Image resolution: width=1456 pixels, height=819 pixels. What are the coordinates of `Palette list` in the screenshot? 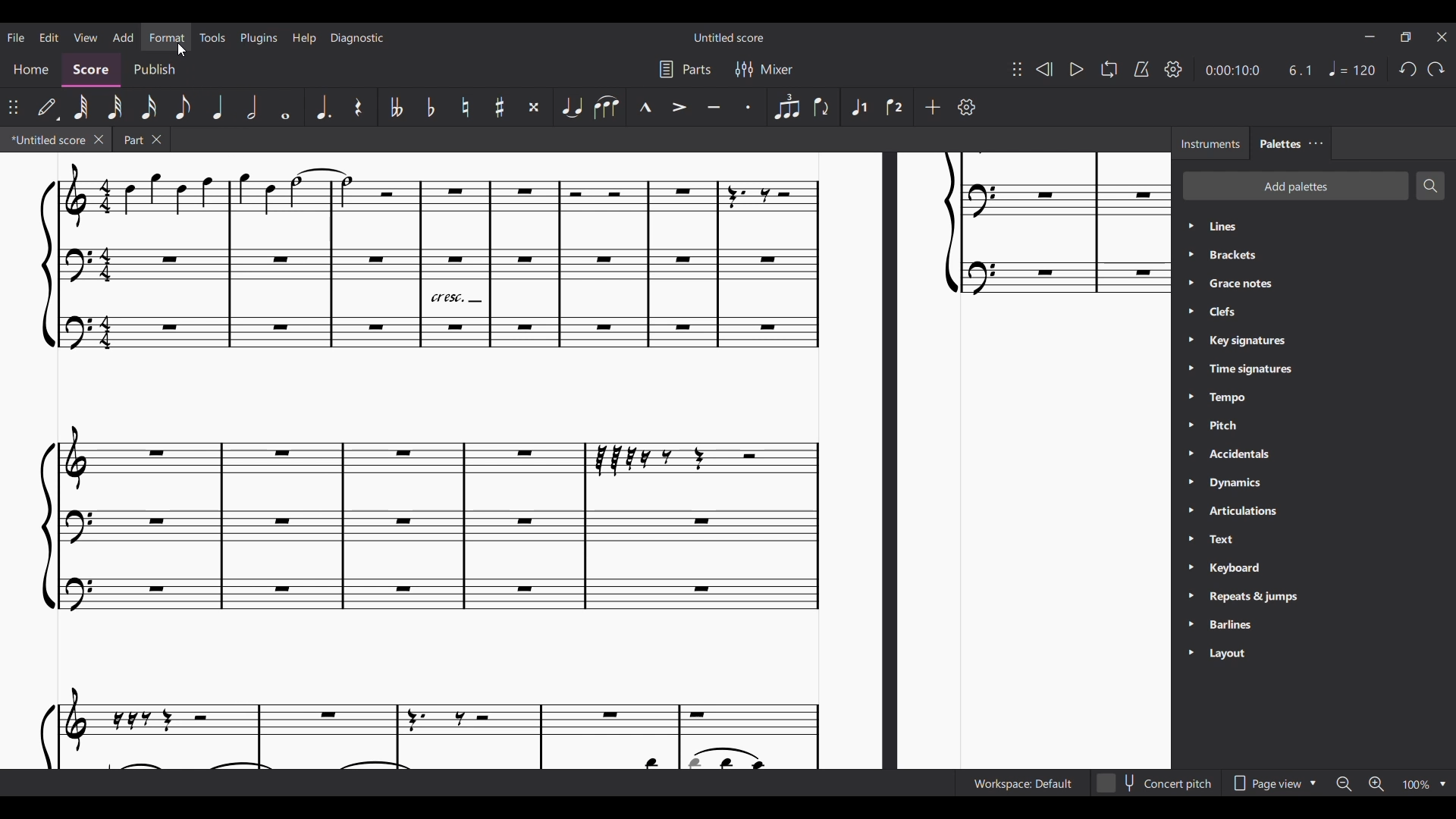 It's located at (1329, 441).